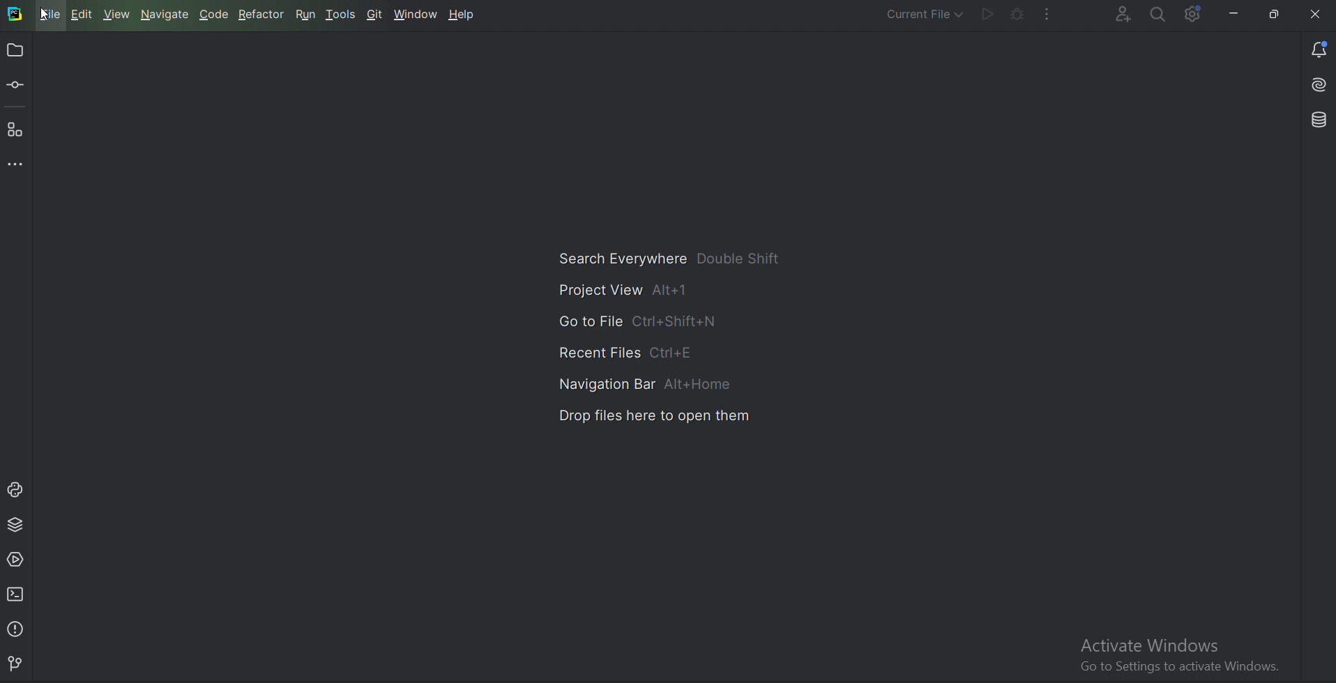 This screenshot has height=683, width=1336. What do you see at coordinates (44, 15) in the screenshot?
I see `Cursor` at bounding box center [44, 15].